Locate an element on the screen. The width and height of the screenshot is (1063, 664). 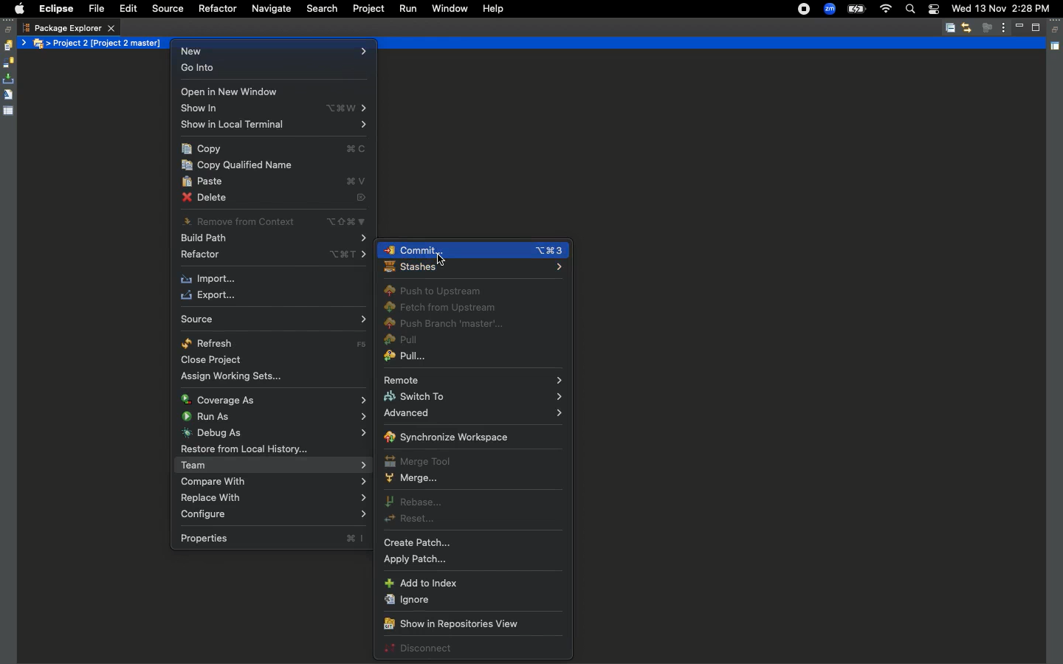
Synchronize is located at coordinates (8, 63).